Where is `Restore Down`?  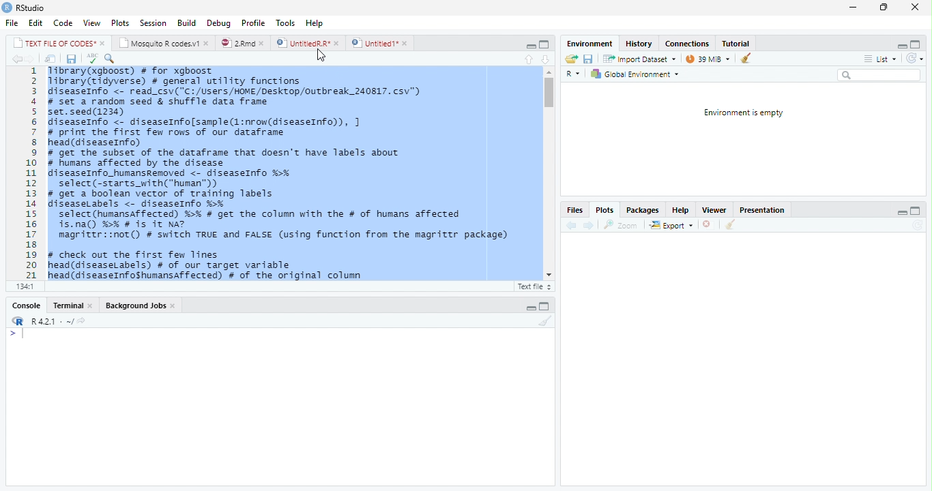
Restore Down is located at coordinates (883, 8).